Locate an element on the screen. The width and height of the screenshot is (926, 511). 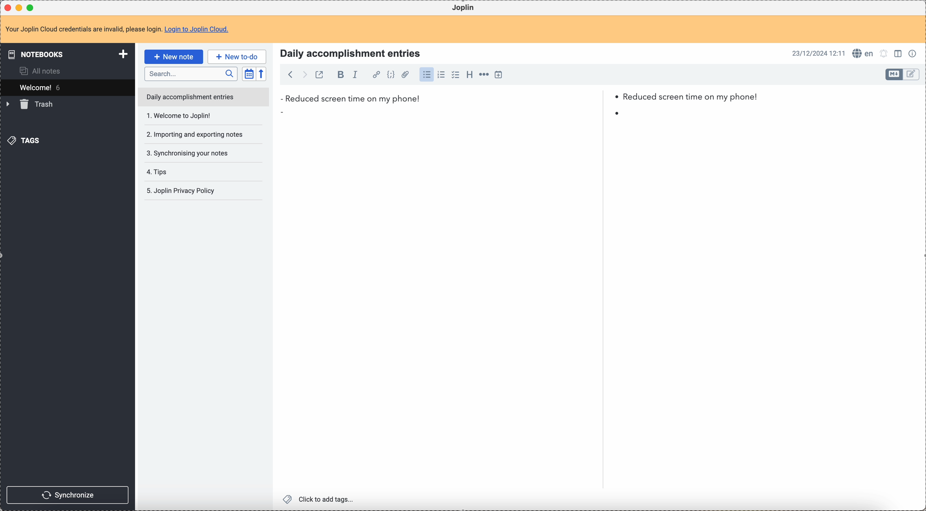
5. Joplin privacy policy is located at coordinates (182, 191).